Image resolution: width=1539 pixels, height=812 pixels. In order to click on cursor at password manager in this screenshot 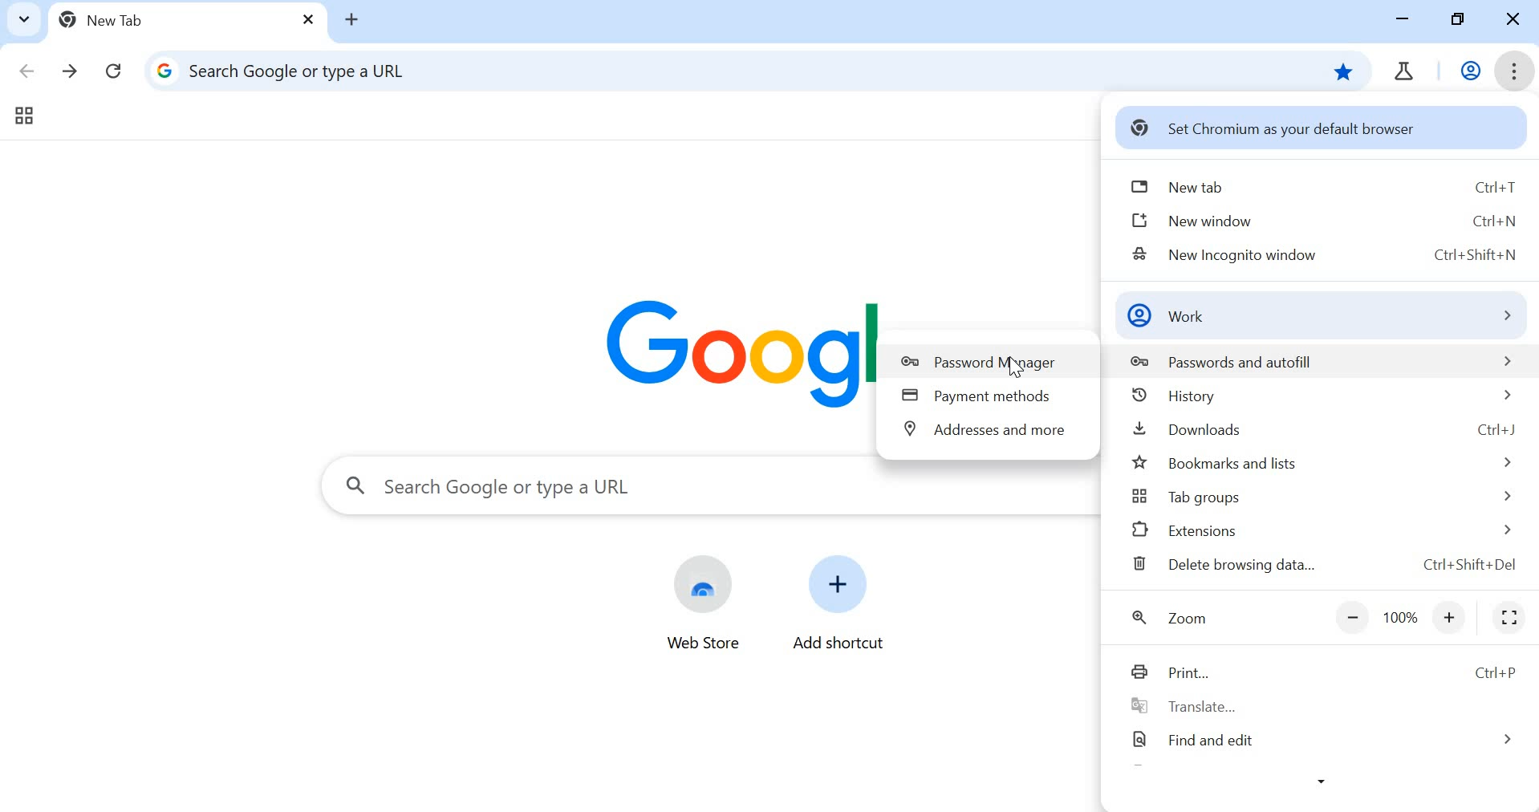, I will do `click(1015, 367)`.